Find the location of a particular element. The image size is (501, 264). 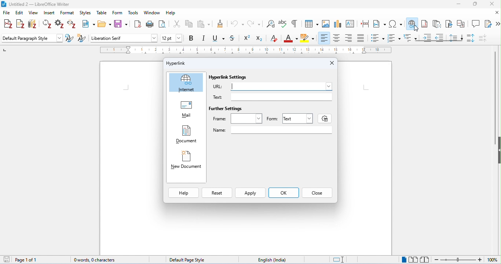

increase indent is located at coordinates (428, 38).